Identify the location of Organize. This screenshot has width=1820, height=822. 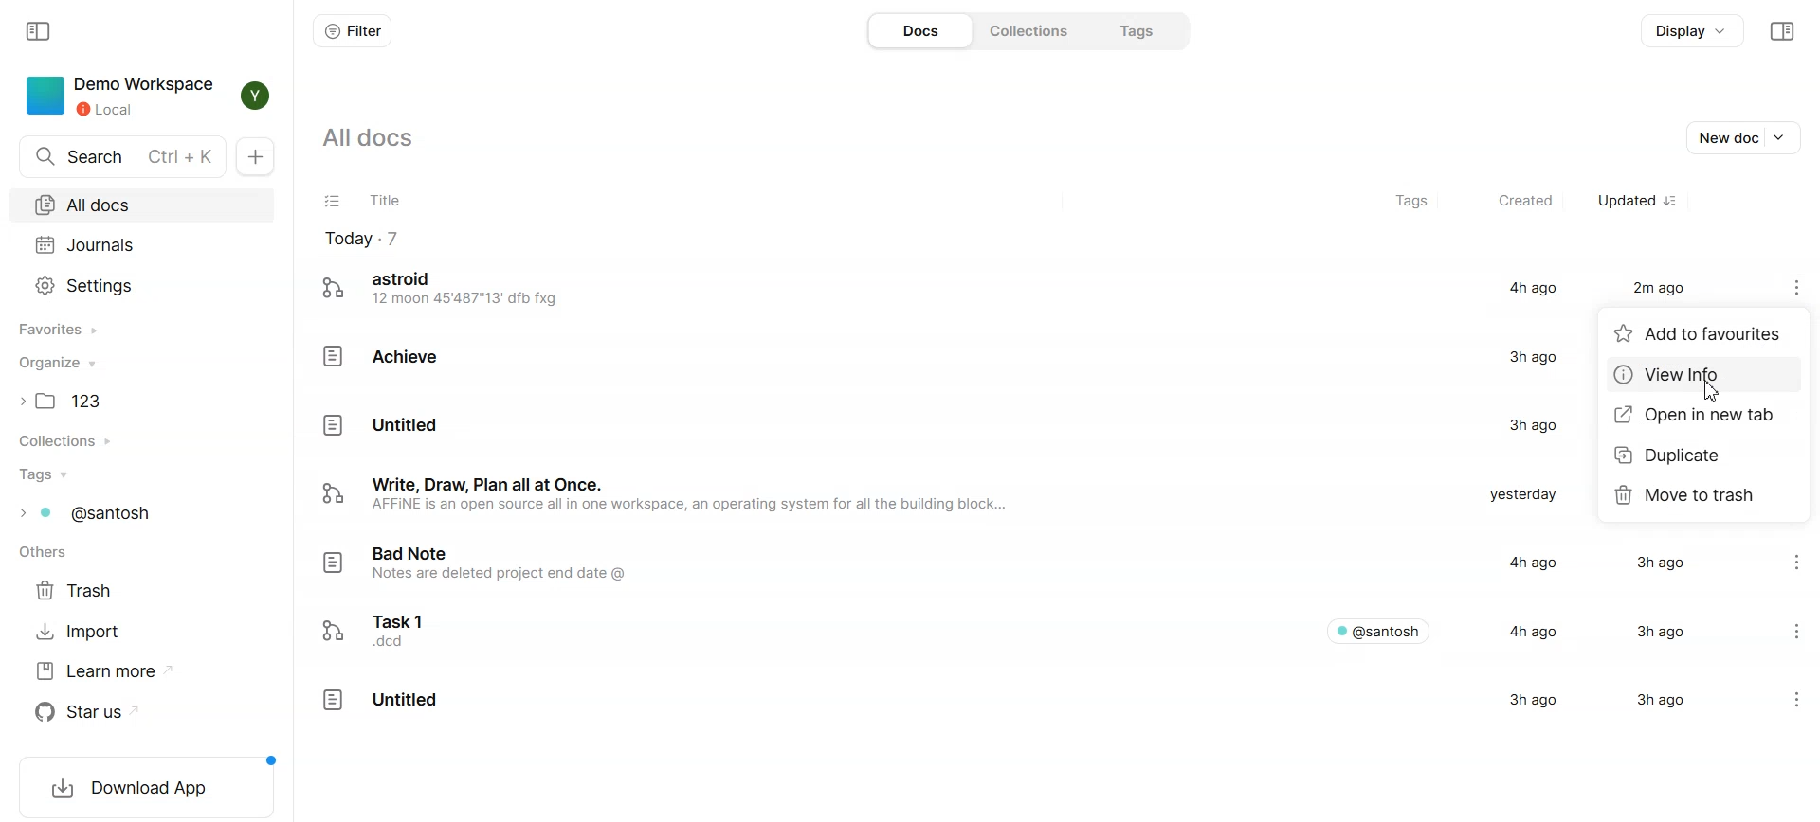
(143, 364).